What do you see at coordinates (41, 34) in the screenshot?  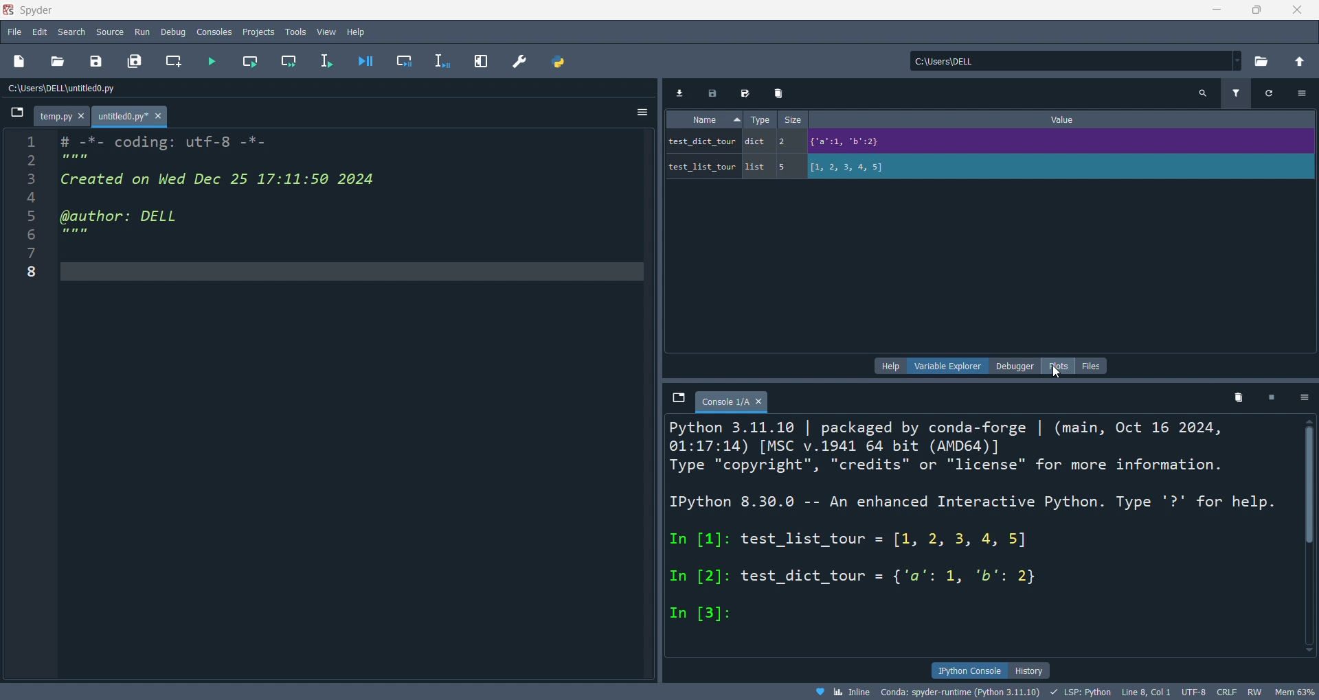 I see `edit` at bounding box center [41, 34].